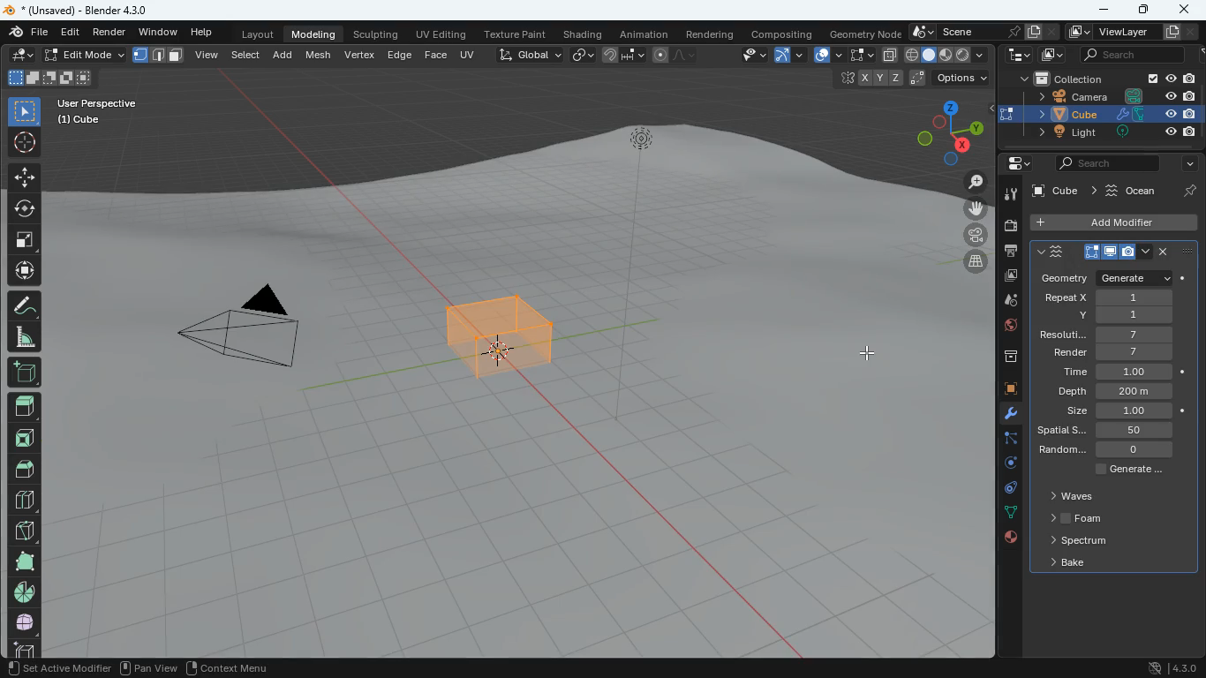 This screenshot has height=678, width=1206. Describe the element at coordinates (676, 55) in the screenshot. I see `draw` at that location.